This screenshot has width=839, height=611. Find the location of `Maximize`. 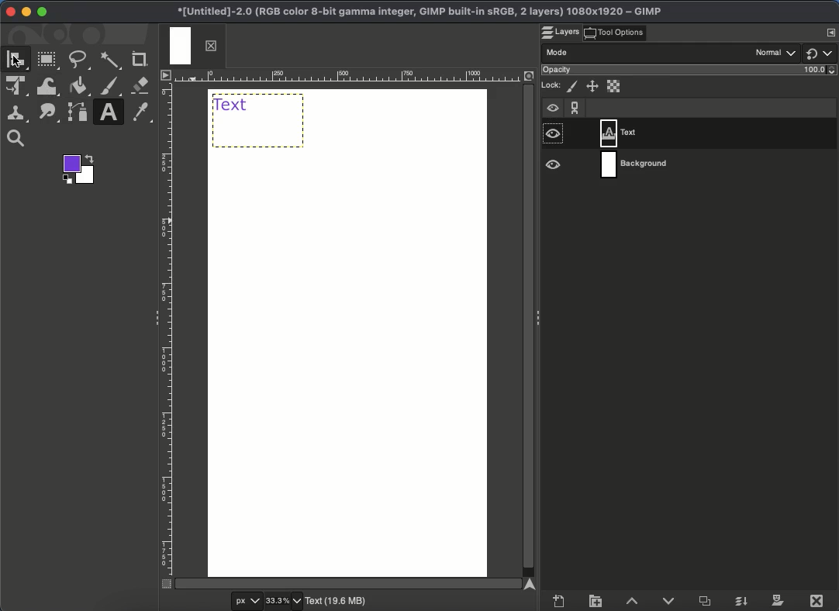

Maximize is located at coordinates (42, 12).